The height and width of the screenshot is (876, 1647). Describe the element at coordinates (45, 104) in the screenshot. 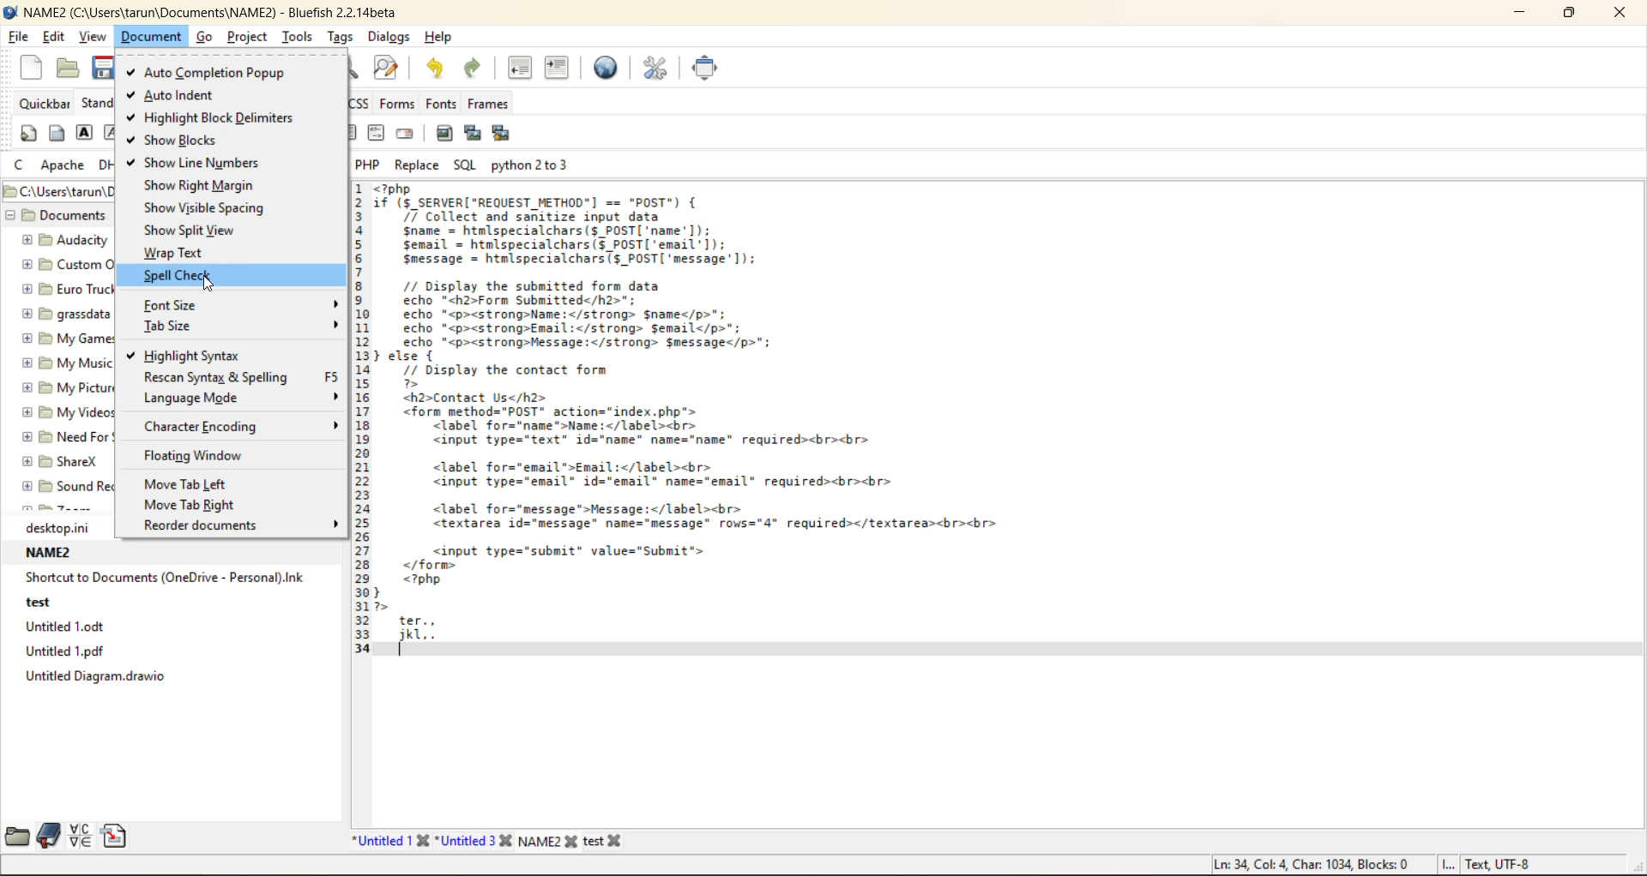

I see `quickbar` at that location.